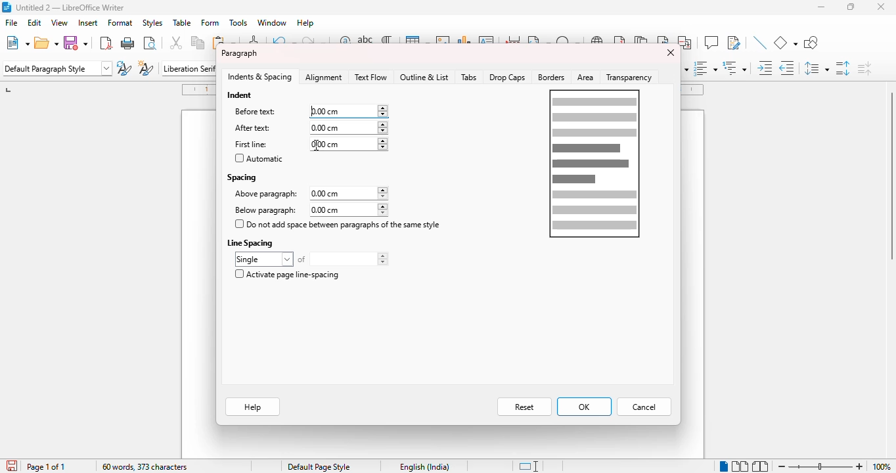 The width and height of the screenshot is (896, 473). I want to click on decrease indent, so click(788, 68).